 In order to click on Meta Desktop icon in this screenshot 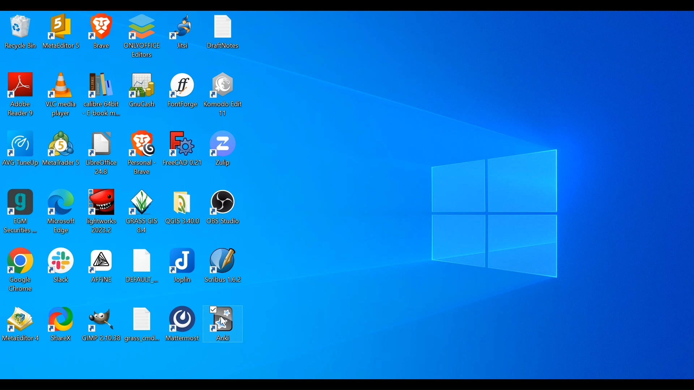, I will do `click(21, 324)`.